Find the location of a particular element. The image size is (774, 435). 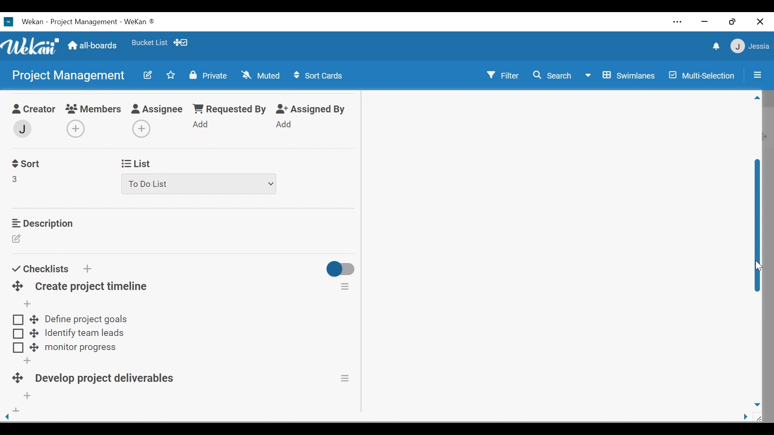

Checklist items is located at coordinates (87, 319).